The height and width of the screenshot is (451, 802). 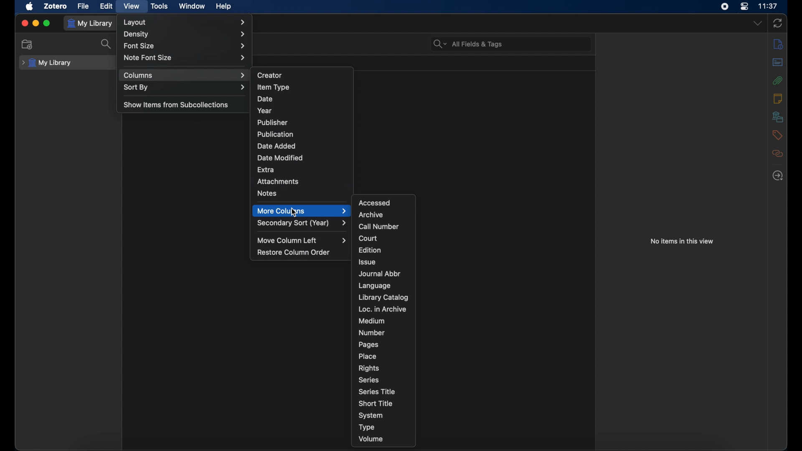 What do you see at coordinates (367, 262) in the screenshot?
I see `issue` at bounding box center [367, 262].